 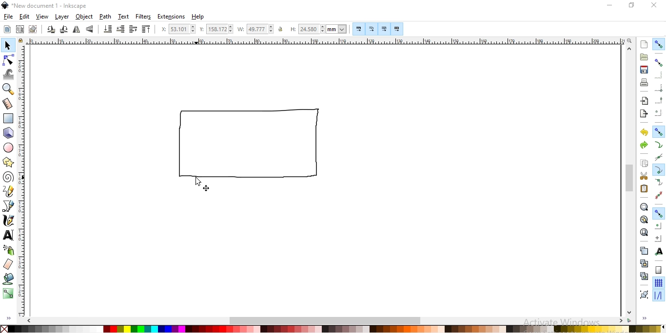 I want to click on ruler, so click(x=325, y=42).